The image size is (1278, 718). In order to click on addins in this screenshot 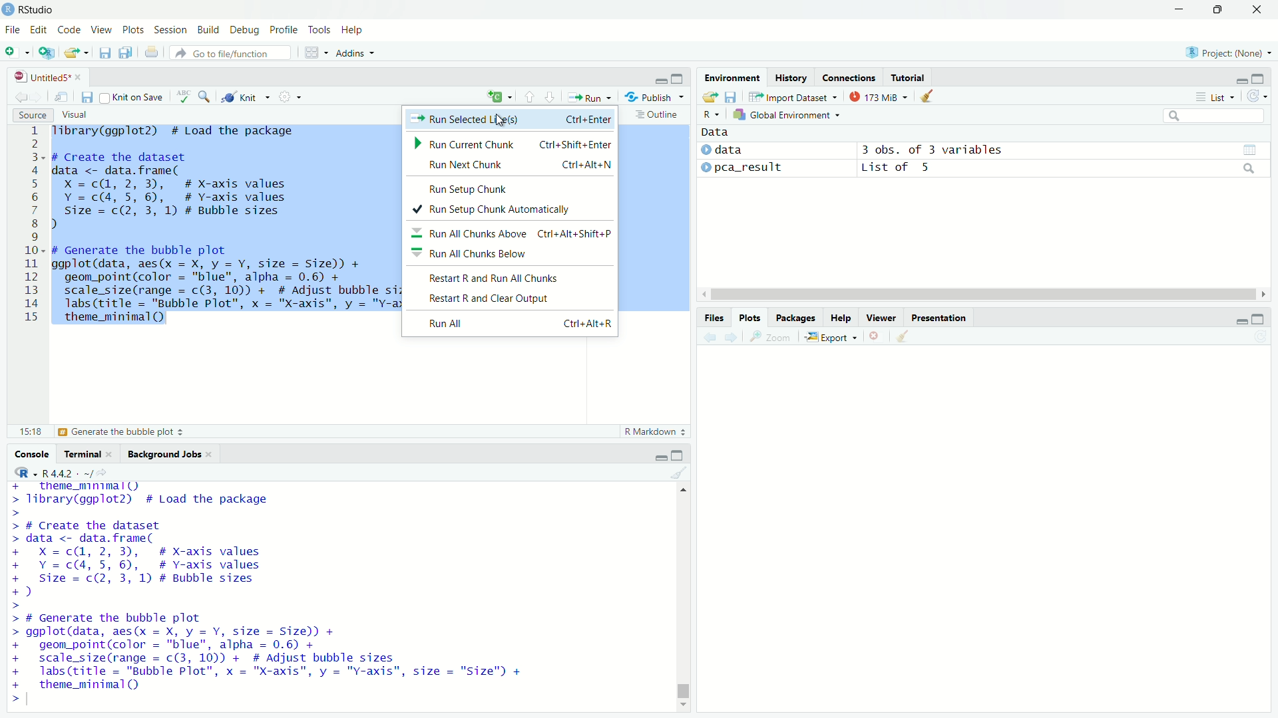, I will do `click(353, 53)`.